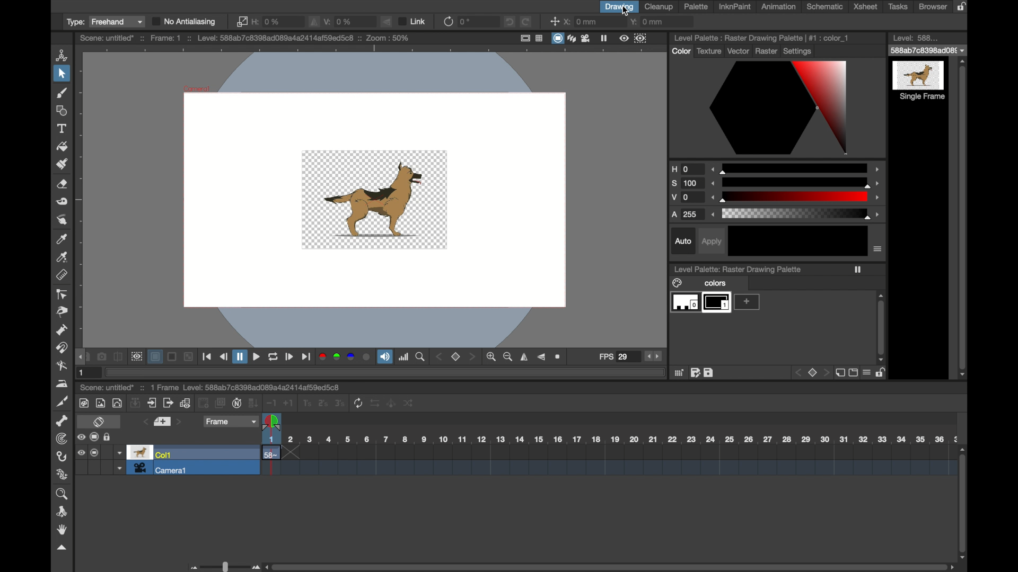 The width and height of the screenshot is (1018, 572). I want to click on H, so click(686, 169).